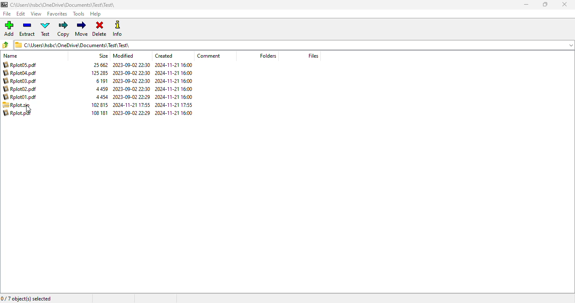 The width and height of the screenshot is (575, 303). I want to click on name, so click(10, 56).